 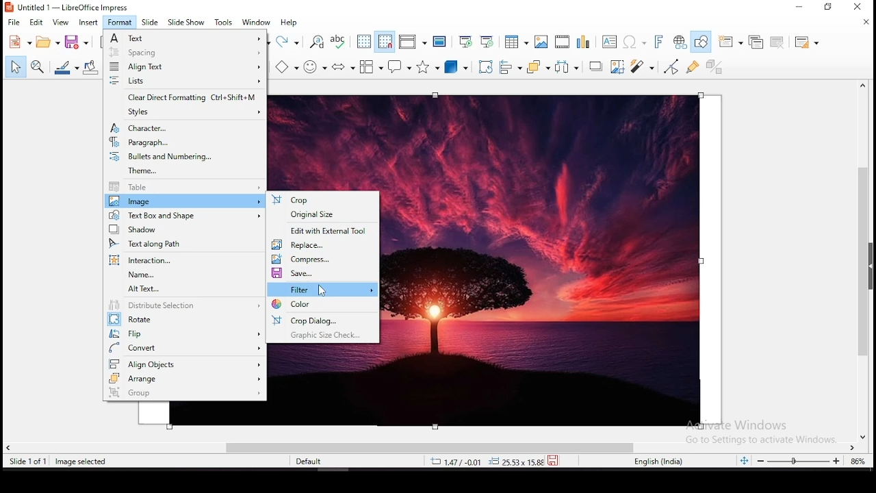 I want to click on new tool, so click(x=19, y=44).